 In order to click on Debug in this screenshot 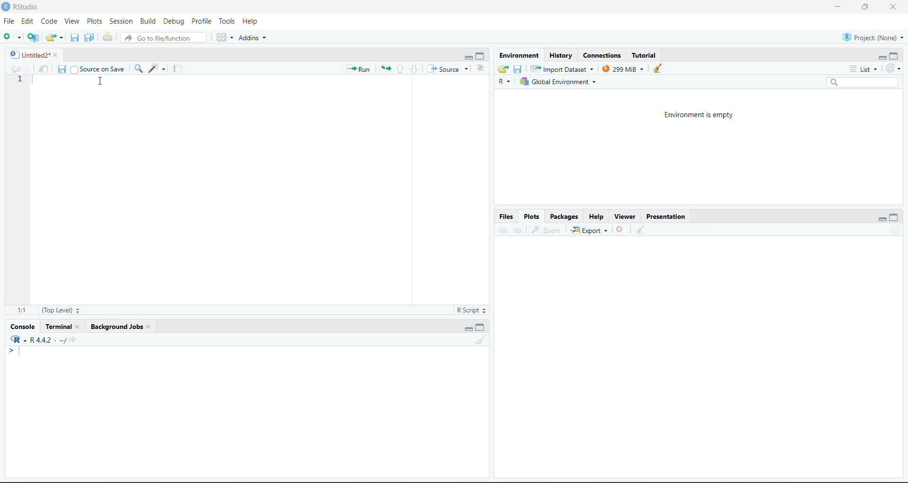, I will do `click(174, 21)`.